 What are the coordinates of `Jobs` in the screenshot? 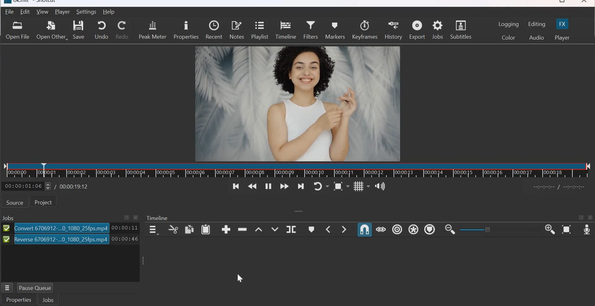 It's located at (51, 300).